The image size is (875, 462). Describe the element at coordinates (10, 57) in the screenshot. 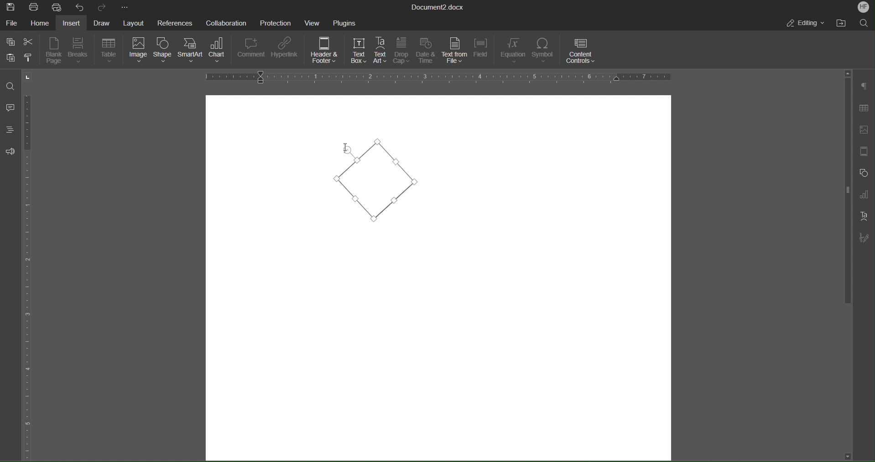

I see `Paste` at that location.